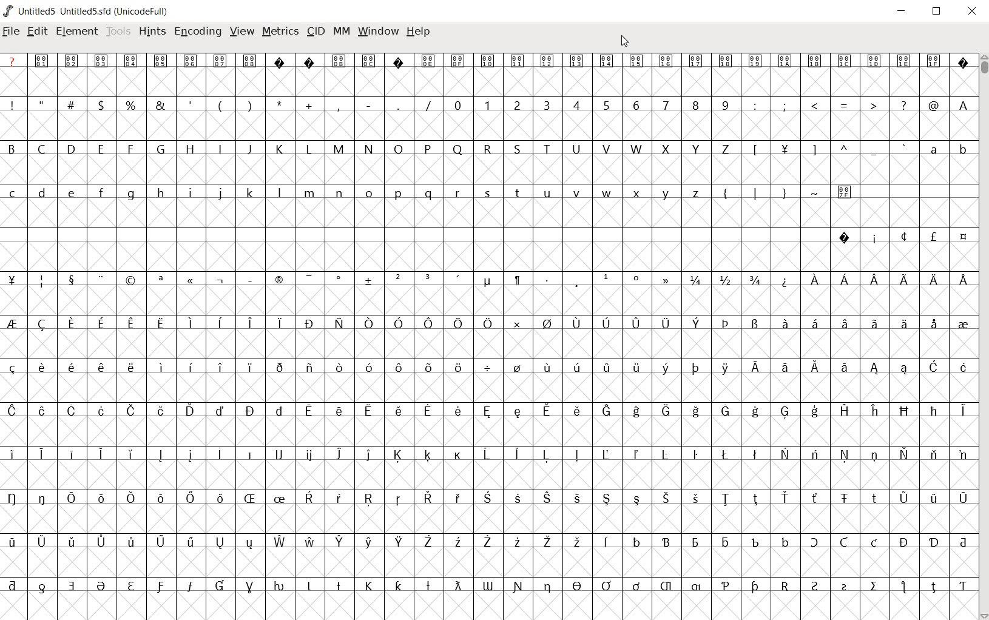  Describe the element at coordinates (14, 585) in the screenshot. I see `Symbol` at that location.